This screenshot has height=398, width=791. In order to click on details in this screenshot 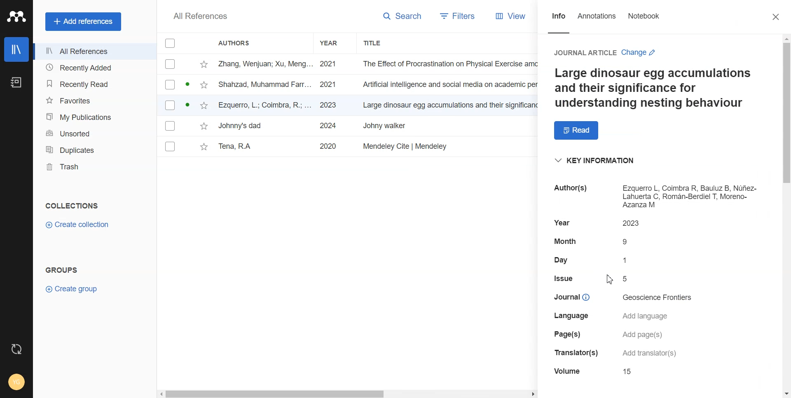, I will do `click(565, 241)`.